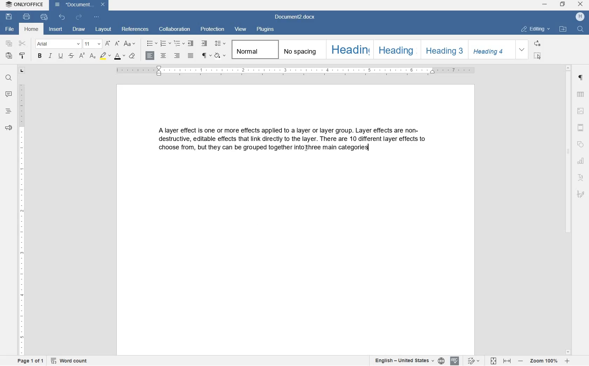 The height and width of the screenshot is (366, 589). Describe the element at coordinates (178, 43) in the screenshot. I see `multilevel list` at that location.